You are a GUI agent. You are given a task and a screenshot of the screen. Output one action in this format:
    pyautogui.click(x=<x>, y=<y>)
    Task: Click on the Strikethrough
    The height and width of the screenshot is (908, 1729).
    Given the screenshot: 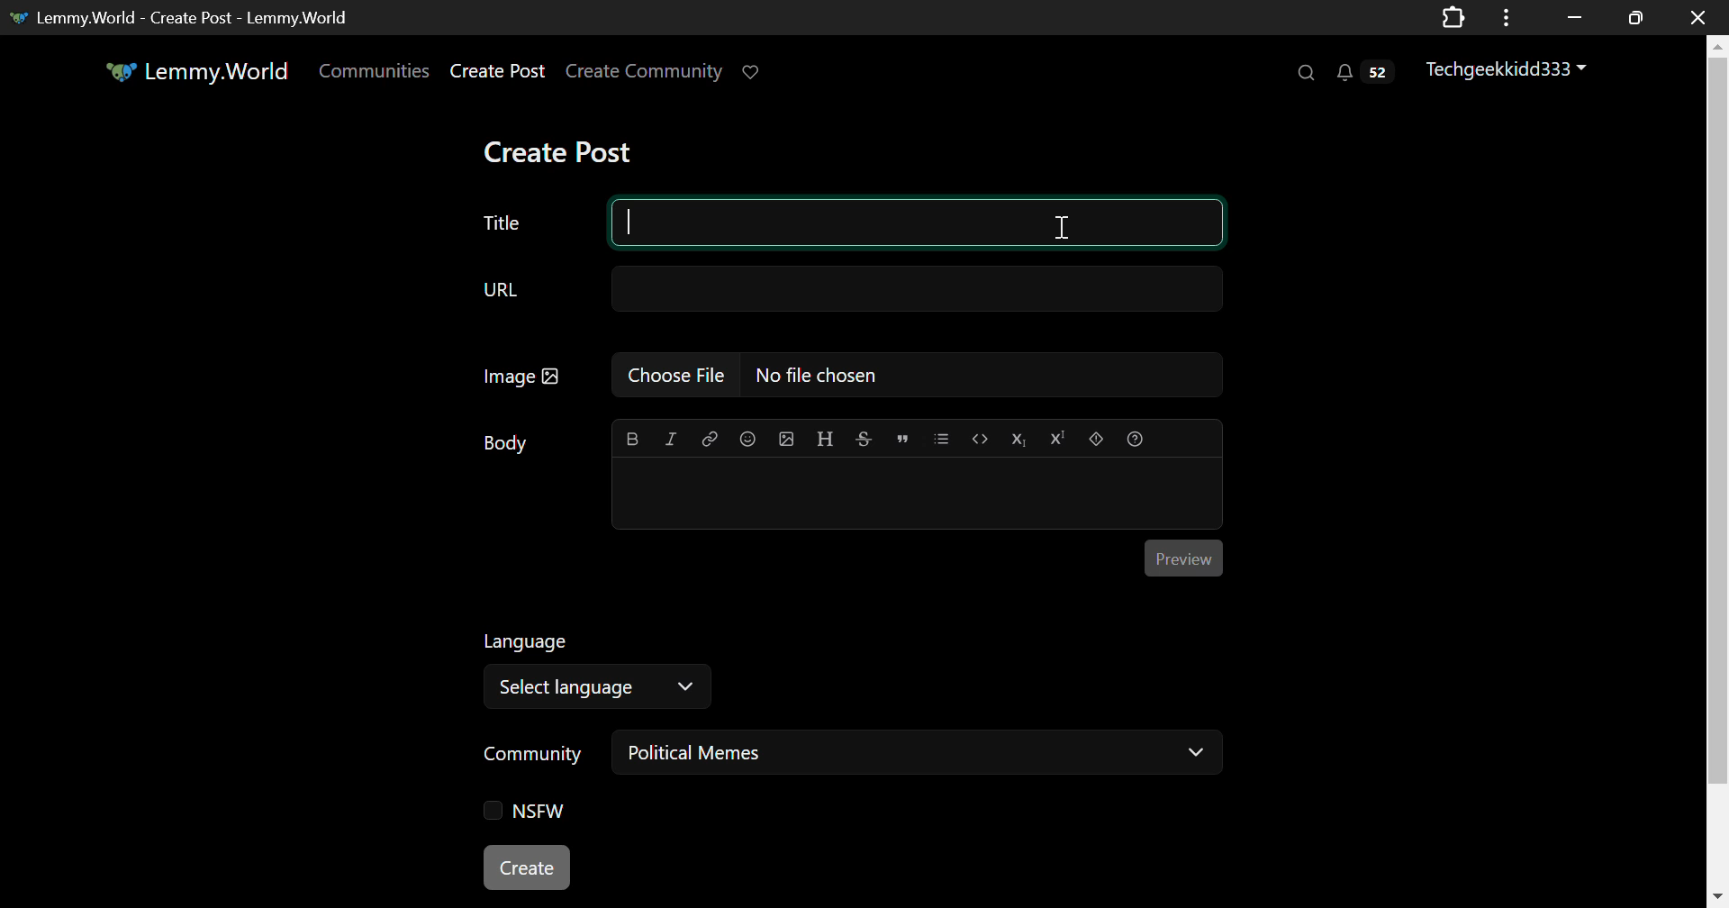 What is the action you would take?
    pyautogui.click(x=864, y=439)
    